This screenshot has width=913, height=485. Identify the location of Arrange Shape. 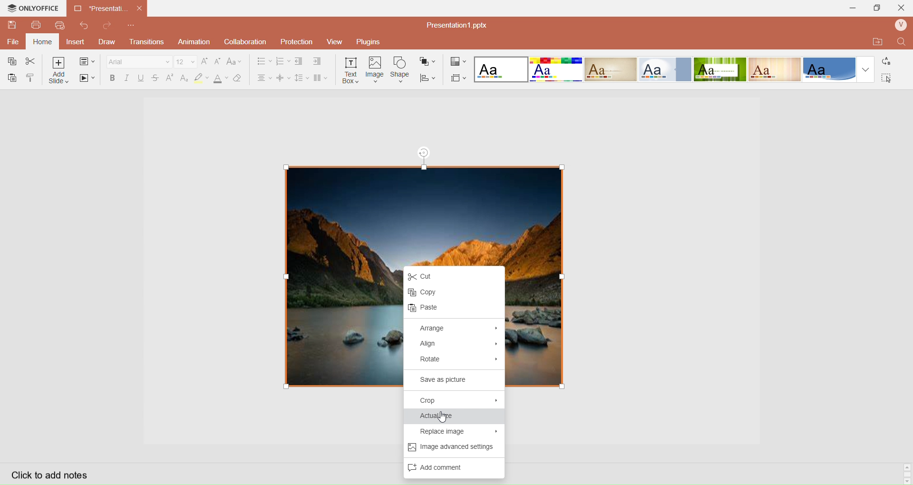
(428, 61).